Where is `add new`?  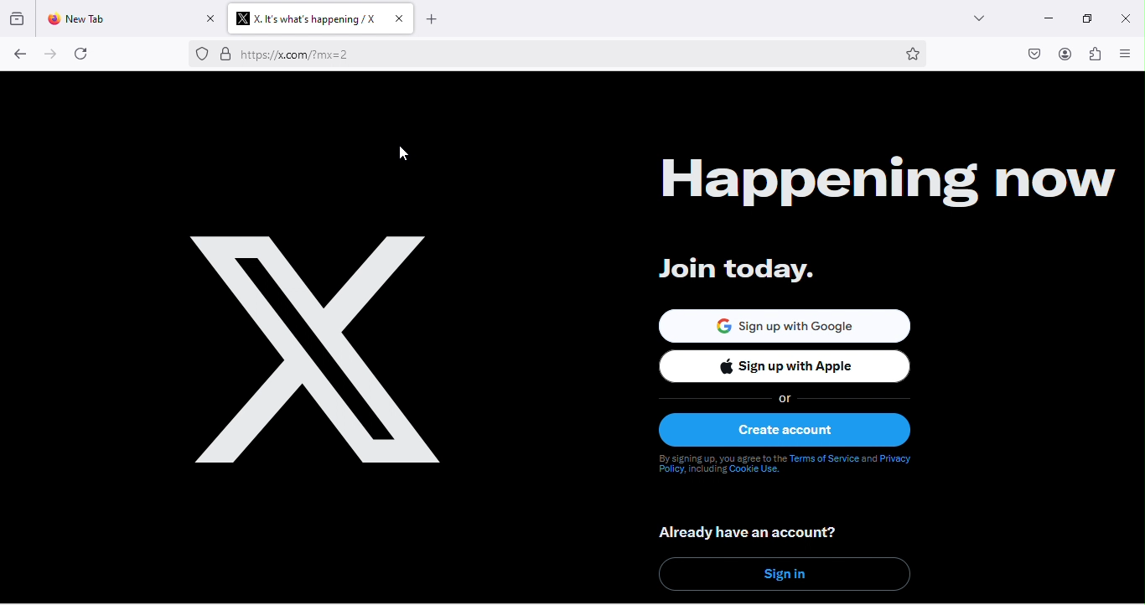
add new is located at coordinates (434, 19).